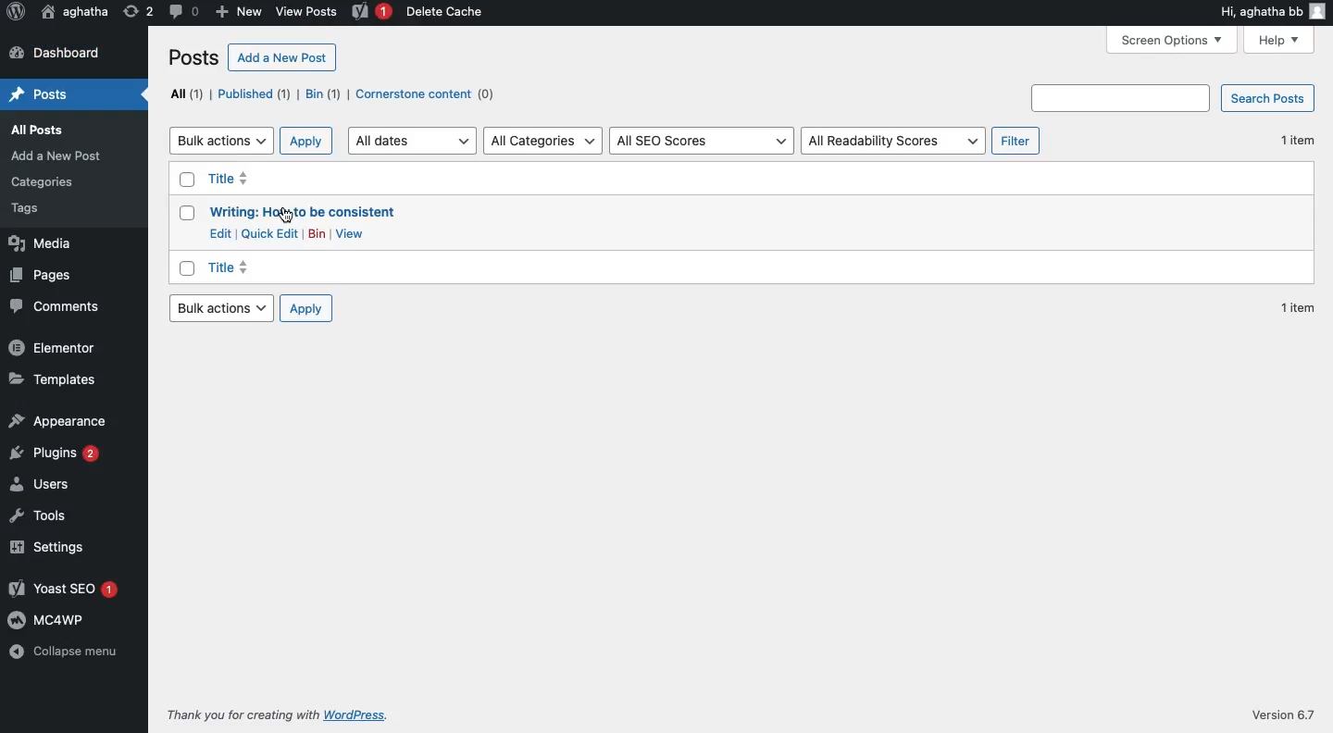 The width and height of the screenshot is (1333, 733). I want to click on Comments, so click(55, 304).